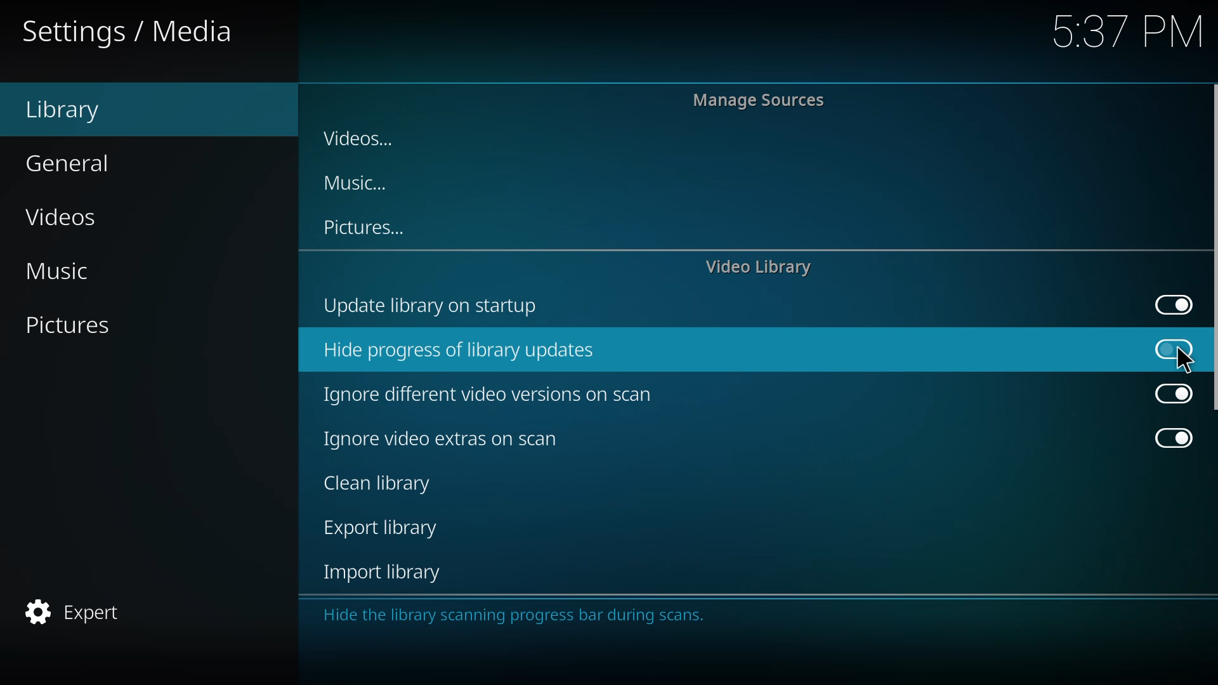 The height and width of the screenshot is (685, 1218). Describe the element at coordinates (66, 273) in the screenshot. I see `music` at that location.